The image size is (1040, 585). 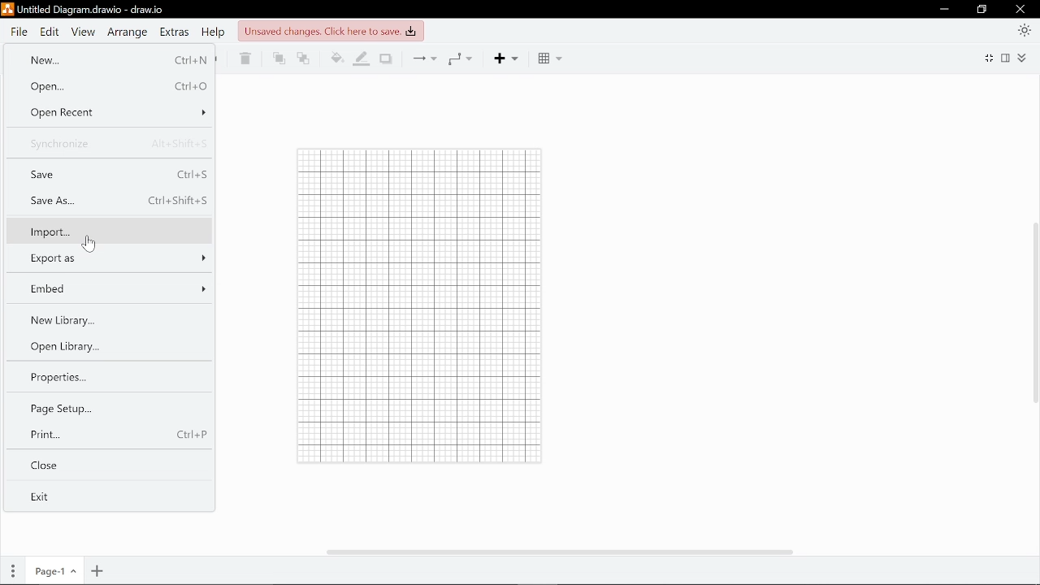 I want to click on Help, so click(x=213, y=32).